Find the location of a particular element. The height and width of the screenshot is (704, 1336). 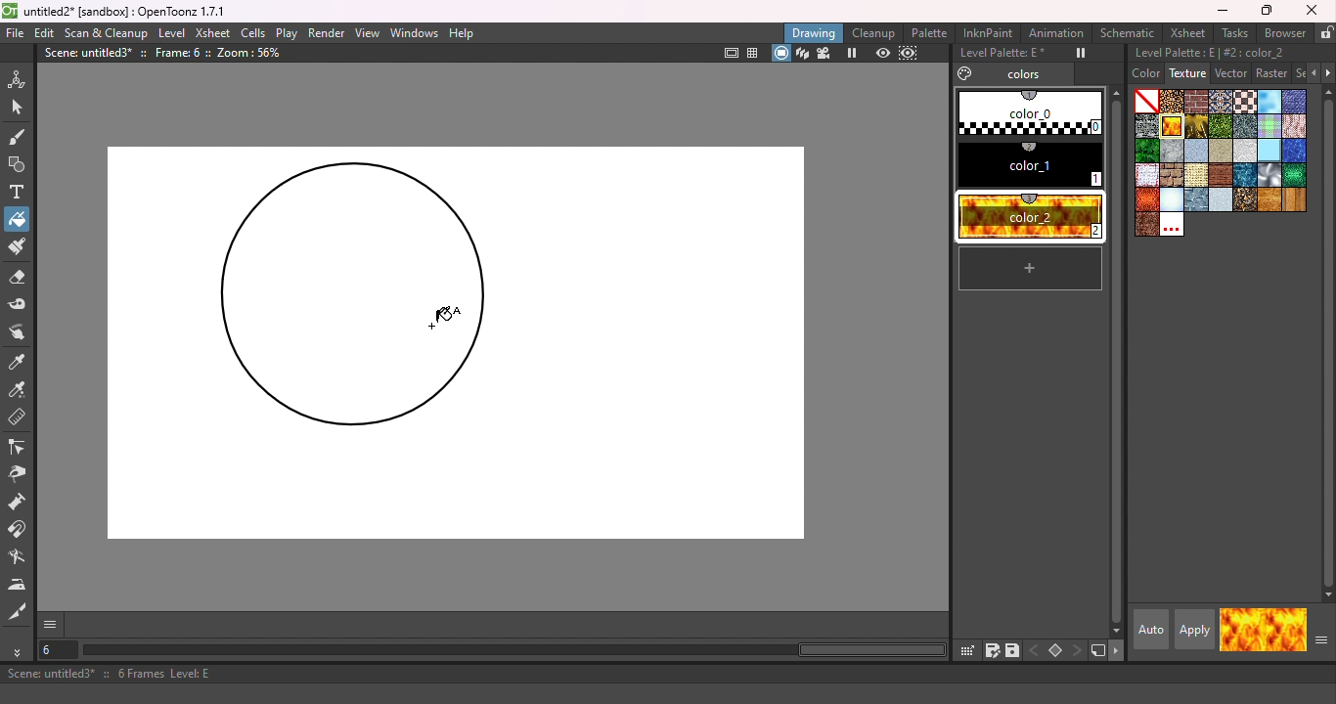

woodplanks.bmp is located at coordinates (1295, 200).